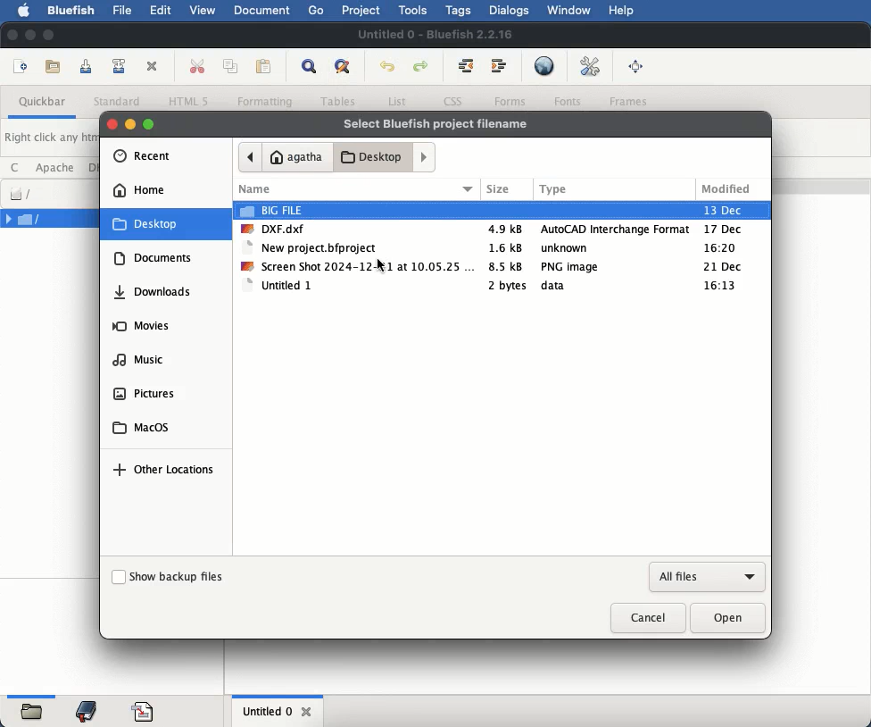 The image size is (871, 727). Describe the element at coordinates (50, 219) in the screenshot. I see `file` at that location.